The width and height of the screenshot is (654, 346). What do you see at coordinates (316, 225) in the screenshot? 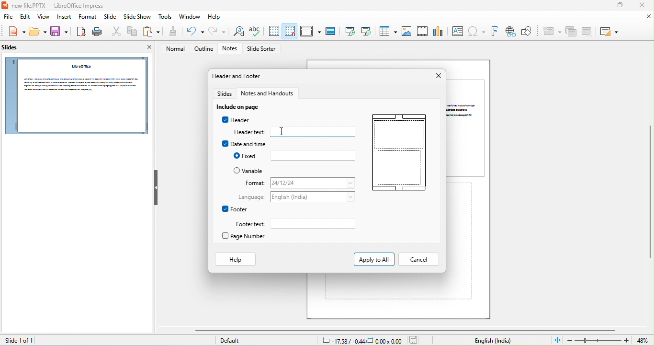
I see `footer text` at bounding box center [316, 225].